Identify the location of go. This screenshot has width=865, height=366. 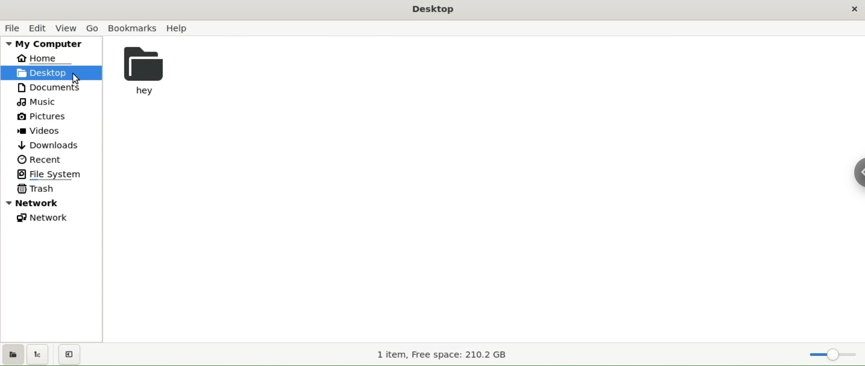
(92, 27).